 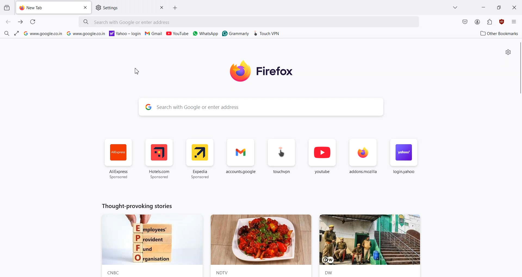 I want to click on Close, so click(x=161, y=7).